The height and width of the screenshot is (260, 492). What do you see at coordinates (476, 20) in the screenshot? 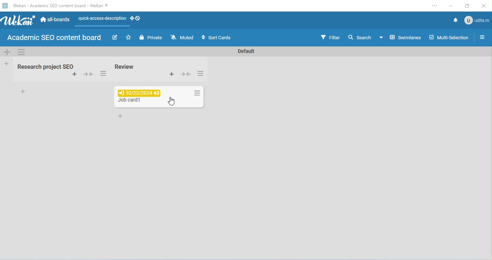
I see `admin` at bounding box center [476, 20].